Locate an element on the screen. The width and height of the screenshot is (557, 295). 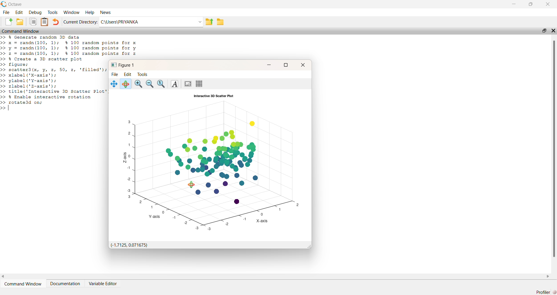
move is located at coordinates (114, 84).